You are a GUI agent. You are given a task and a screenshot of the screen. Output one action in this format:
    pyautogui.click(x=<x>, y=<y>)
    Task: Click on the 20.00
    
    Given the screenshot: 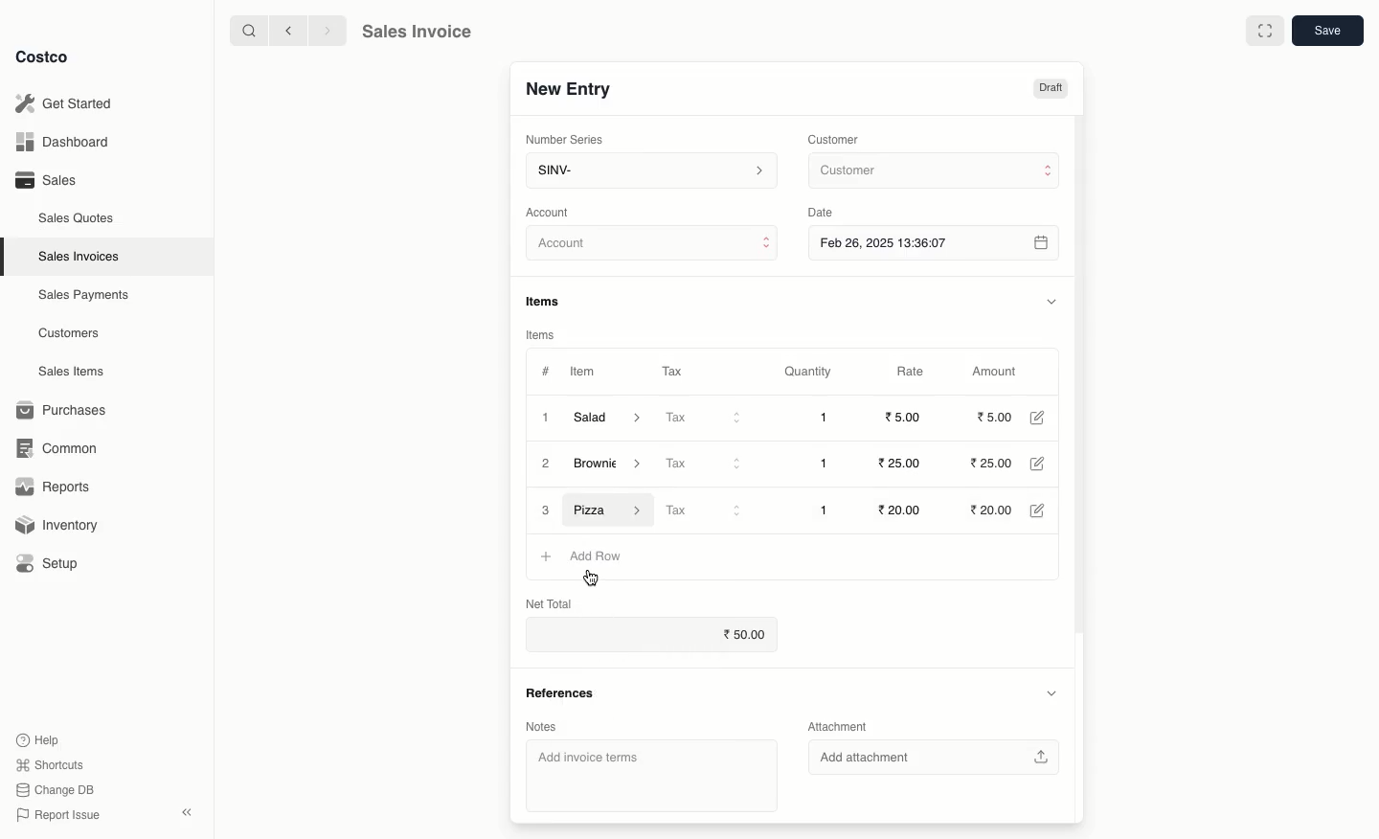 What is the action you would take?
    pyautogui.click(x=989, y=509)
    